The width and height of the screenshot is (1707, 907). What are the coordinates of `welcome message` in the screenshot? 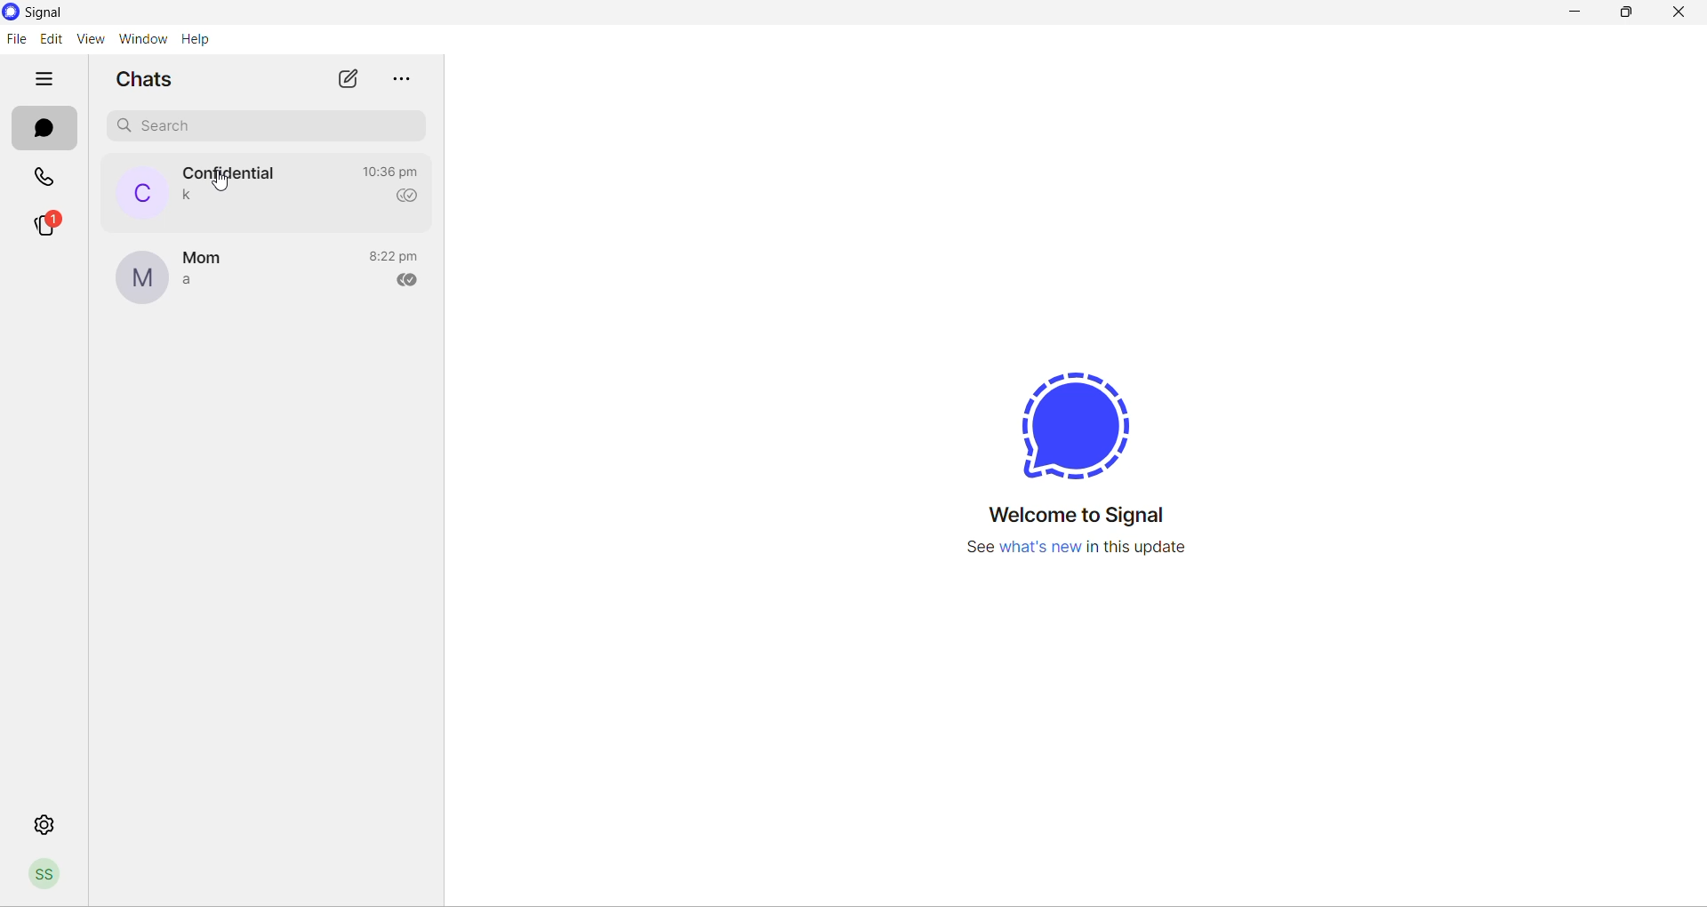 It's located at (1082, 514).